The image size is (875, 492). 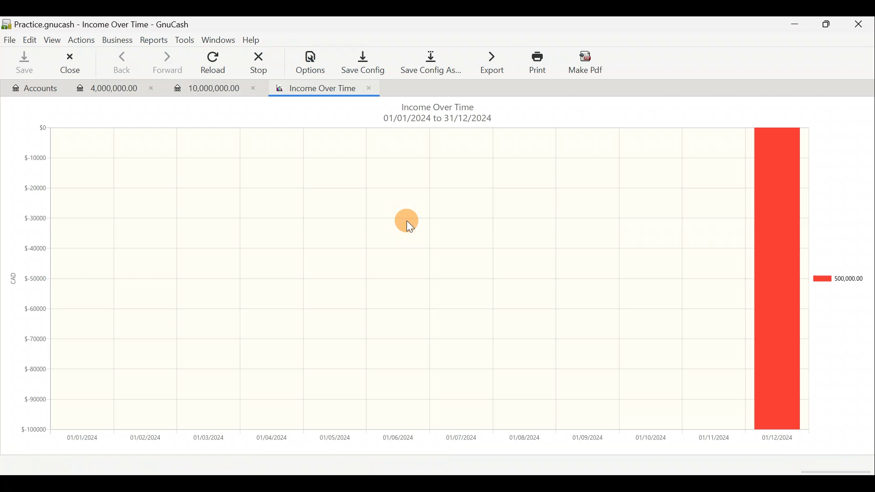 What do you see at coordinates (587, 62) in the screenshot?
I see `Make Pdf` at bounding box center [587, 62].